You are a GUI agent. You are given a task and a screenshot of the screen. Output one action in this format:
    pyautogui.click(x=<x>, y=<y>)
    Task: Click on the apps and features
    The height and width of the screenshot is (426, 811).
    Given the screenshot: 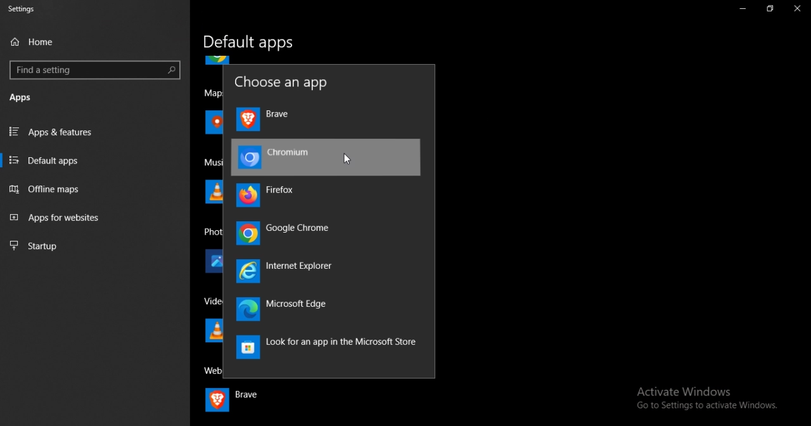 What is the action you would take?
    pyautogui.click(x=94, y=132)
    